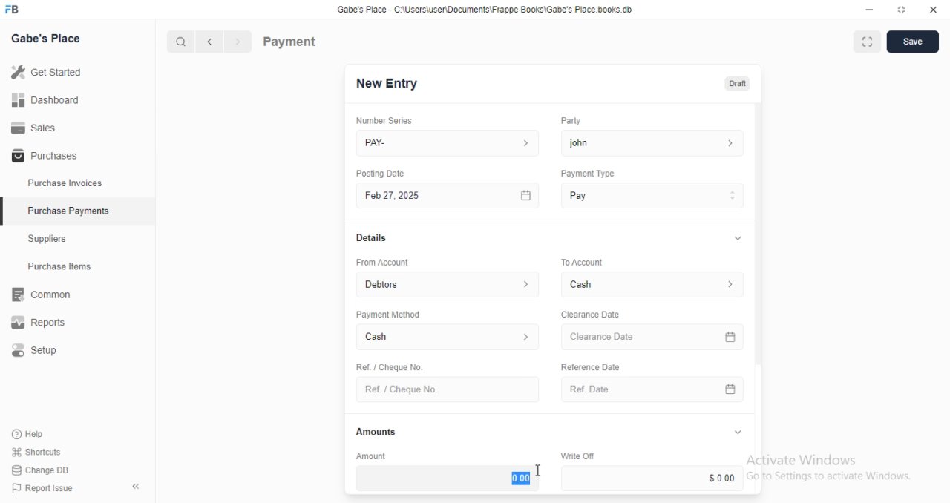 The image size is (950, 503). I want to click on Amounts, so click(373, 432).